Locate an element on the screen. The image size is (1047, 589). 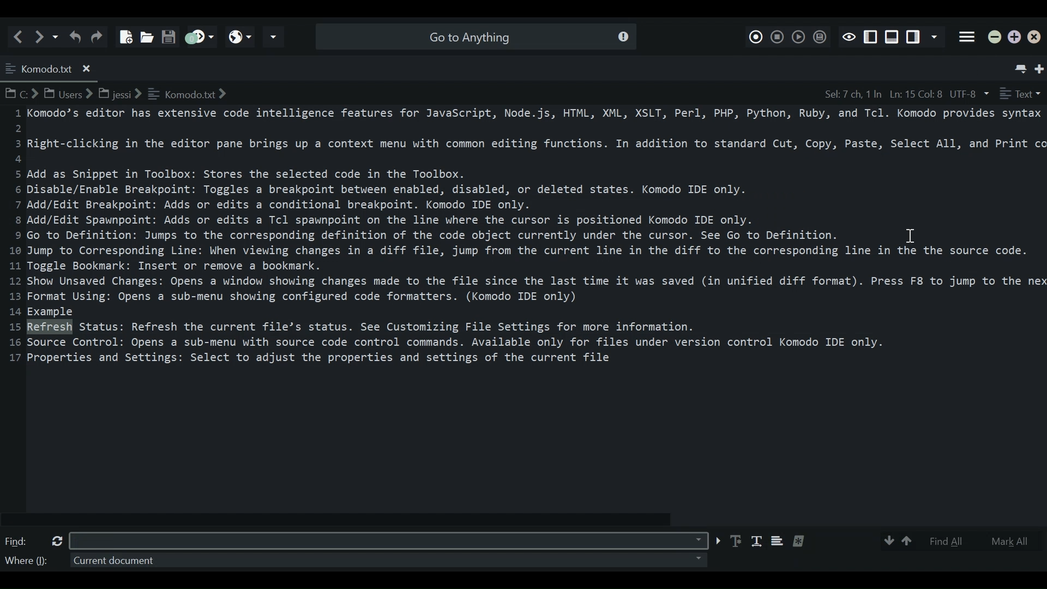
Arrow down is located at coordinates (908, 541).